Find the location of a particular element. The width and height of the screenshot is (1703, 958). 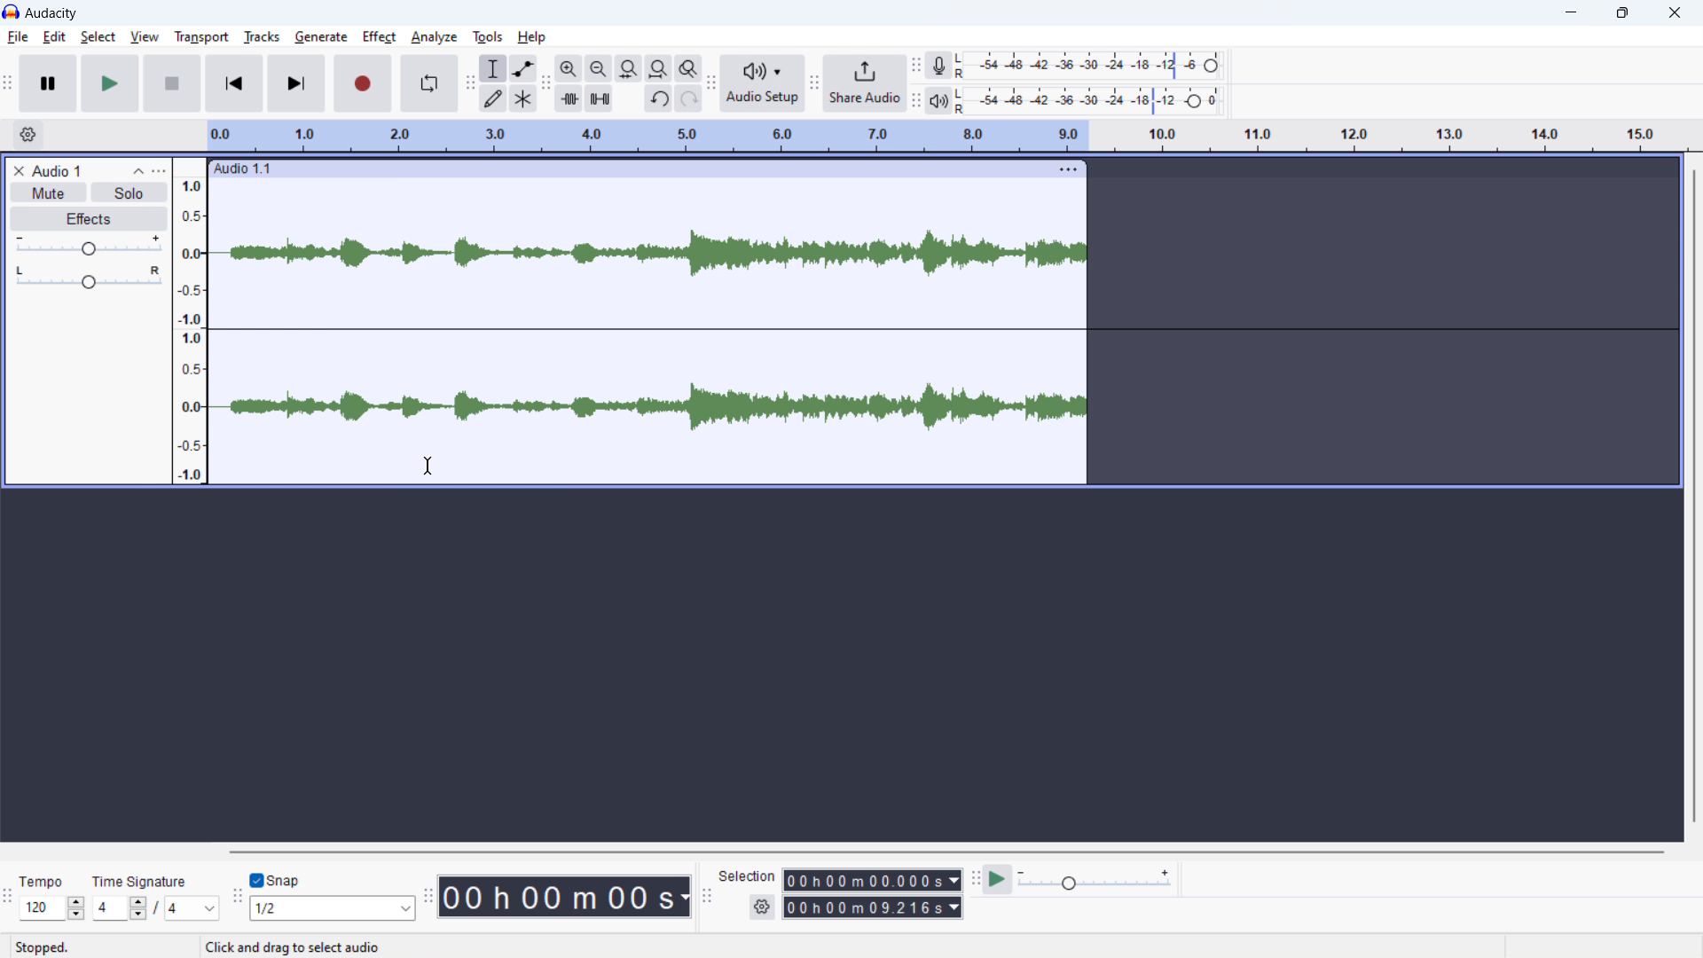

waveform color changed is located at coordinates (648, 328).